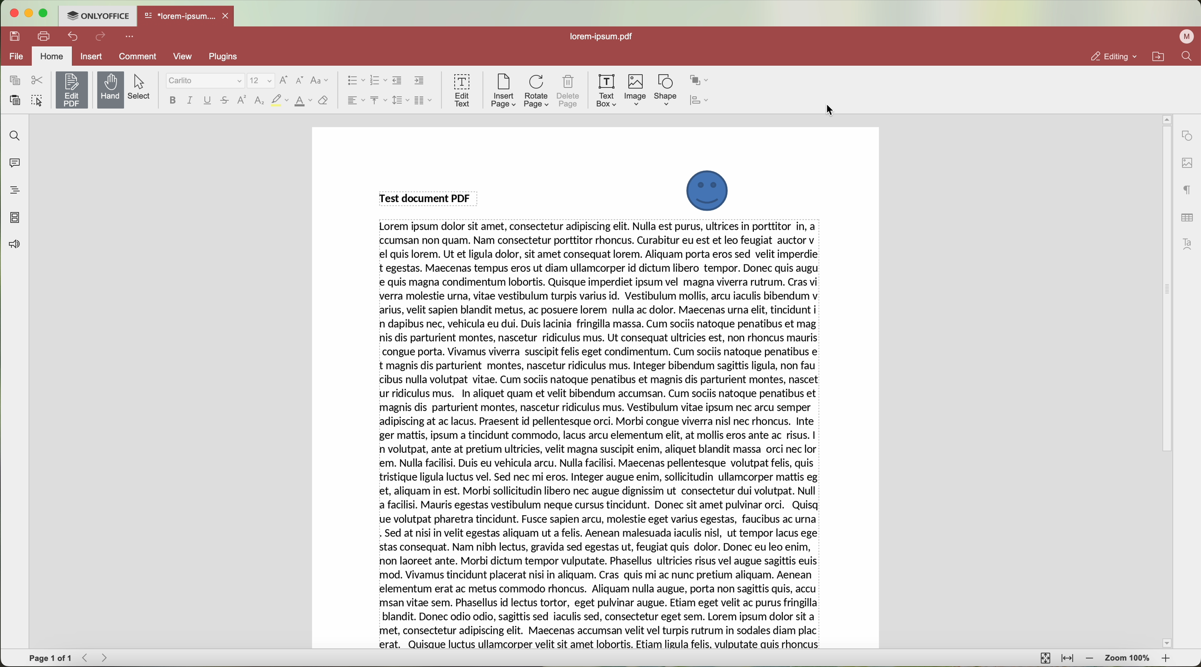 This screenshot has width=1201, height=667. Describe the element at coordinates (44, 14) in the screenshot. I see `maximize` at that location.